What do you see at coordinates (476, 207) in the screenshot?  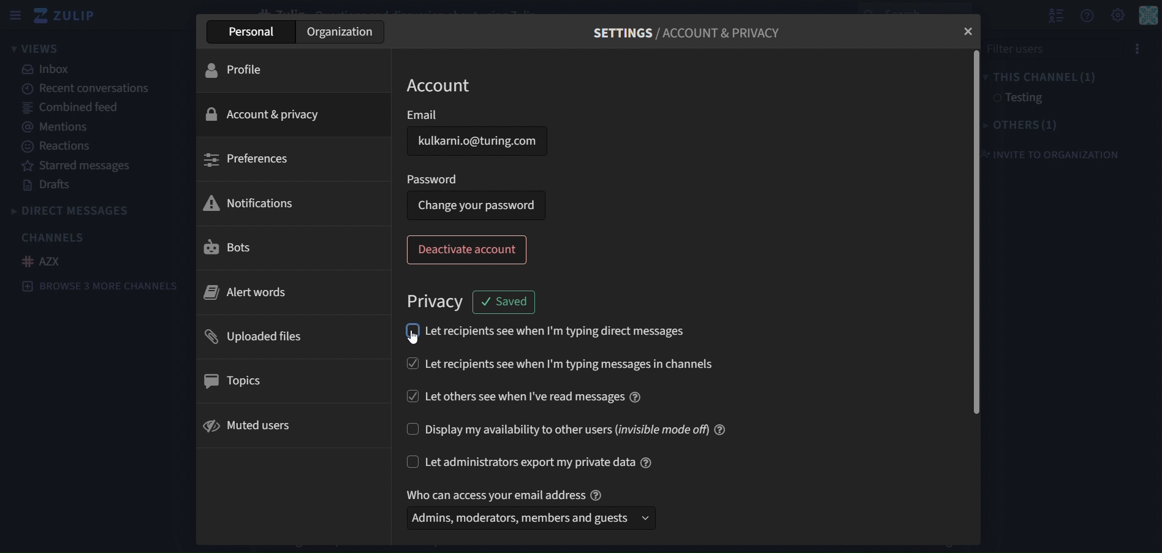 I see `Change your password` at bounding box center [476, 207].